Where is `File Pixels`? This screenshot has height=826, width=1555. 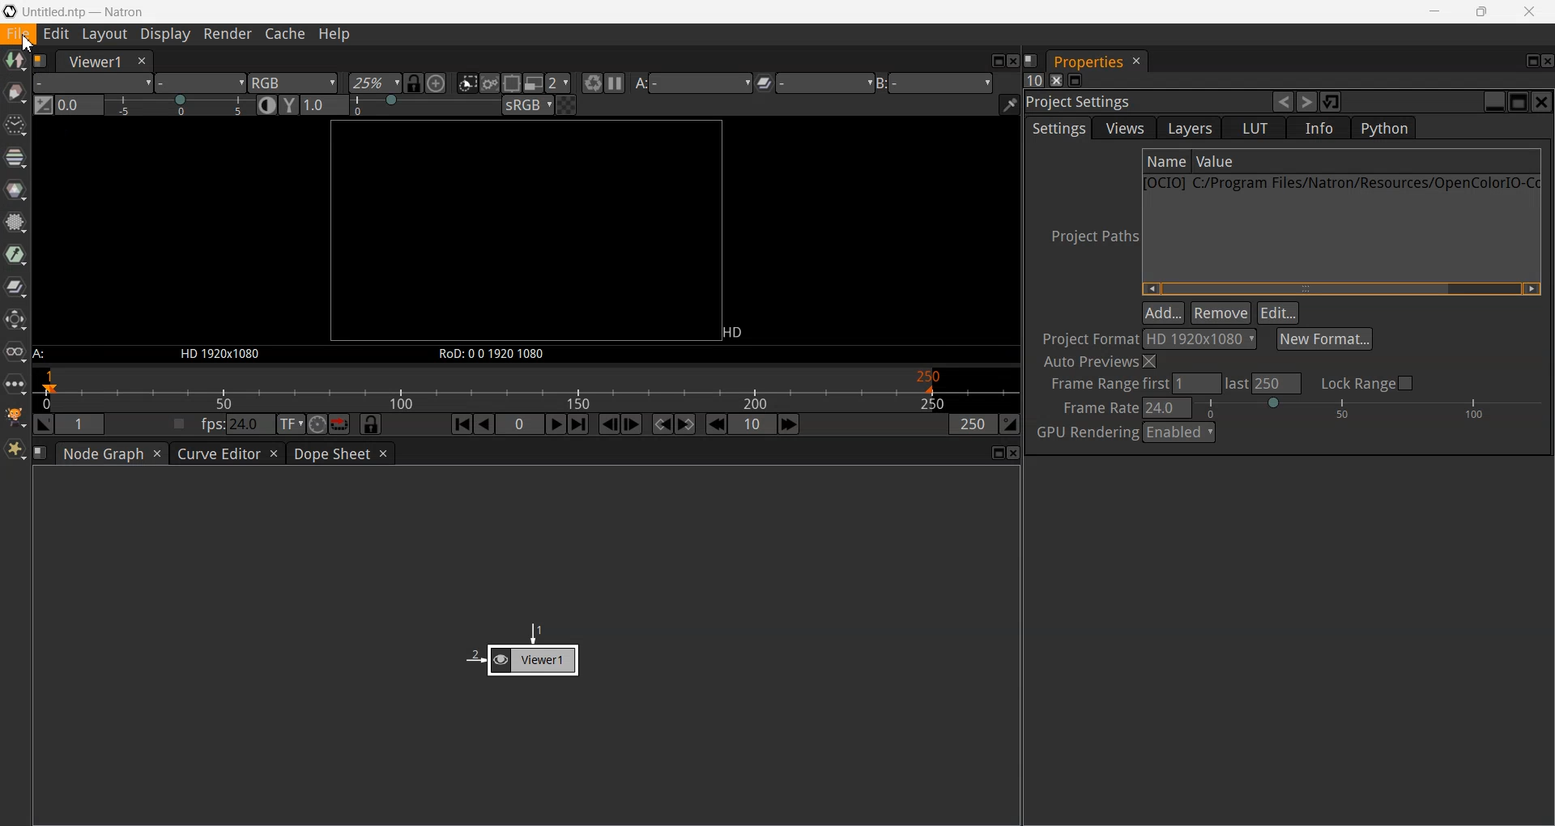
File Pixels is located at coordinates (1153, 338).